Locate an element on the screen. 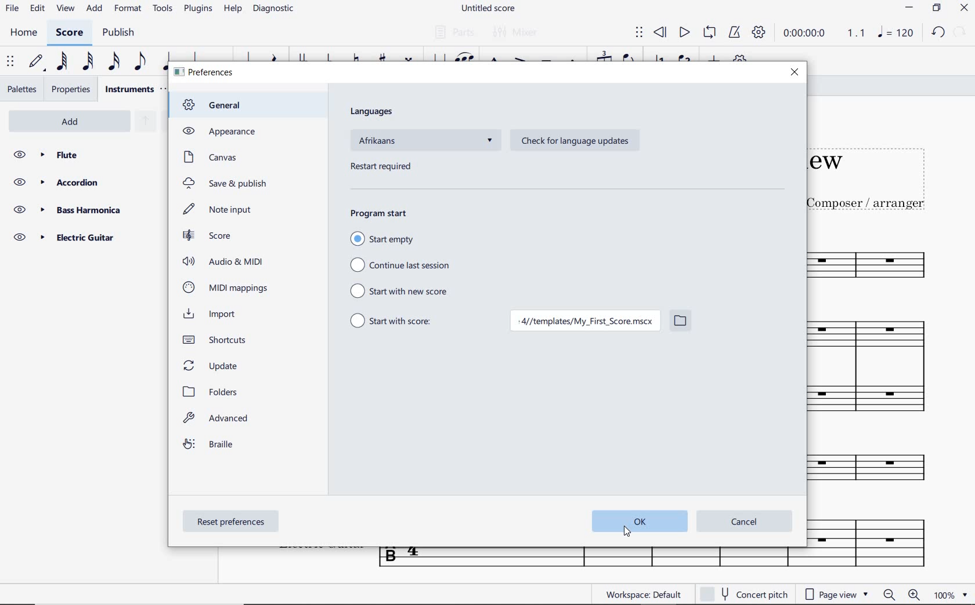  start with score is located at coordinates (400, 322).